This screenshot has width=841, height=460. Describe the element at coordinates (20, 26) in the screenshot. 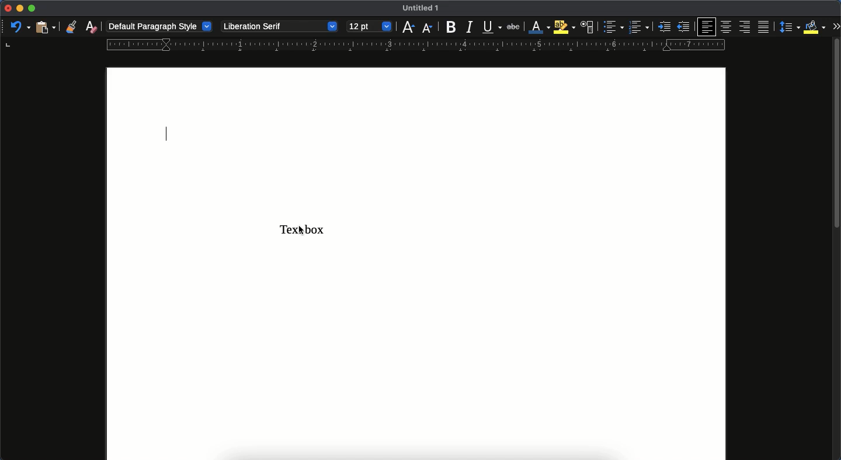

I see `undo` at that location.